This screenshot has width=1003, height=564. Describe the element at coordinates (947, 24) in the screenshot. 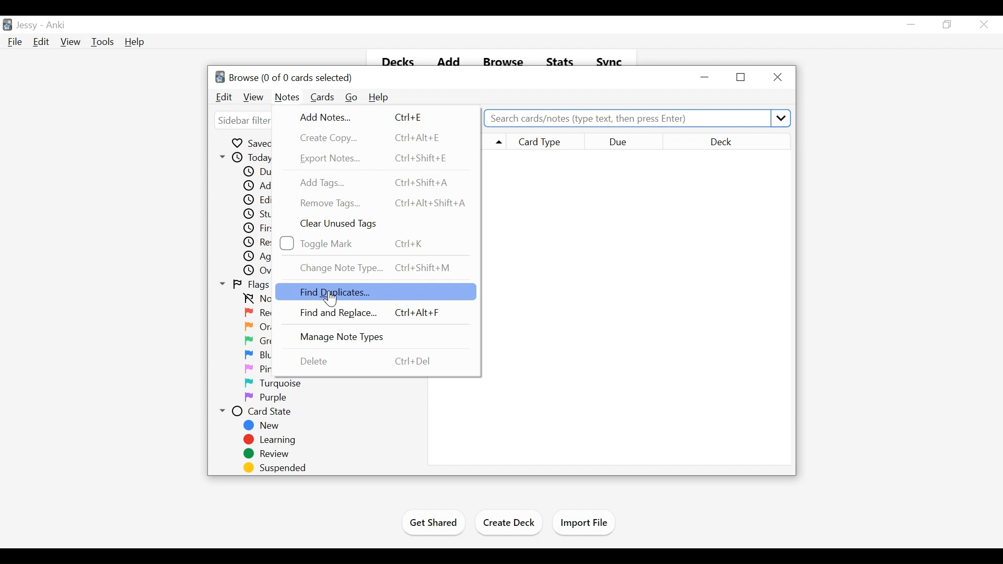

I see `Restore` at that location.